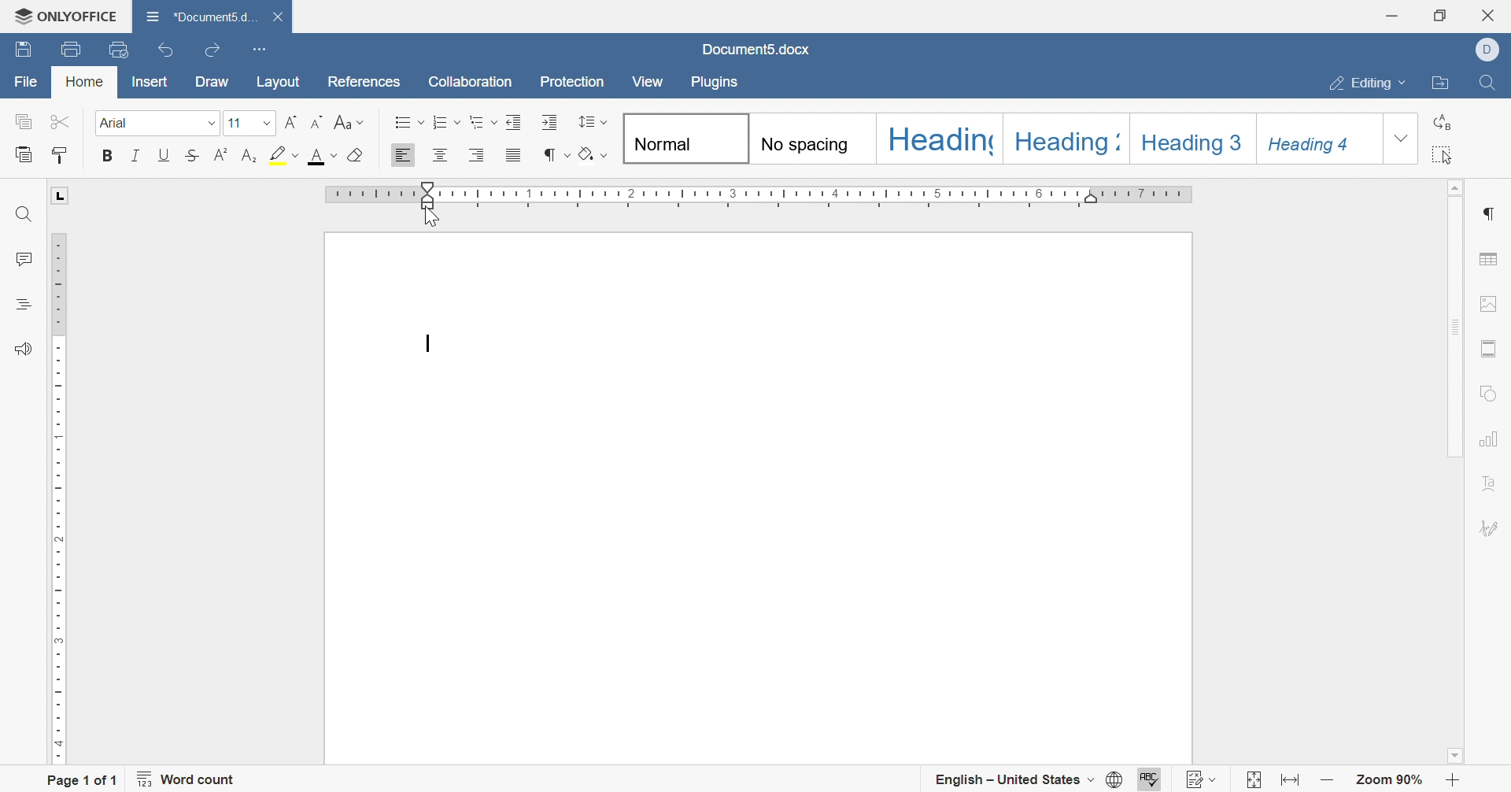 The height and width of the screenshot is (792, 1511). I want to click on numbering, so click(447, 123).